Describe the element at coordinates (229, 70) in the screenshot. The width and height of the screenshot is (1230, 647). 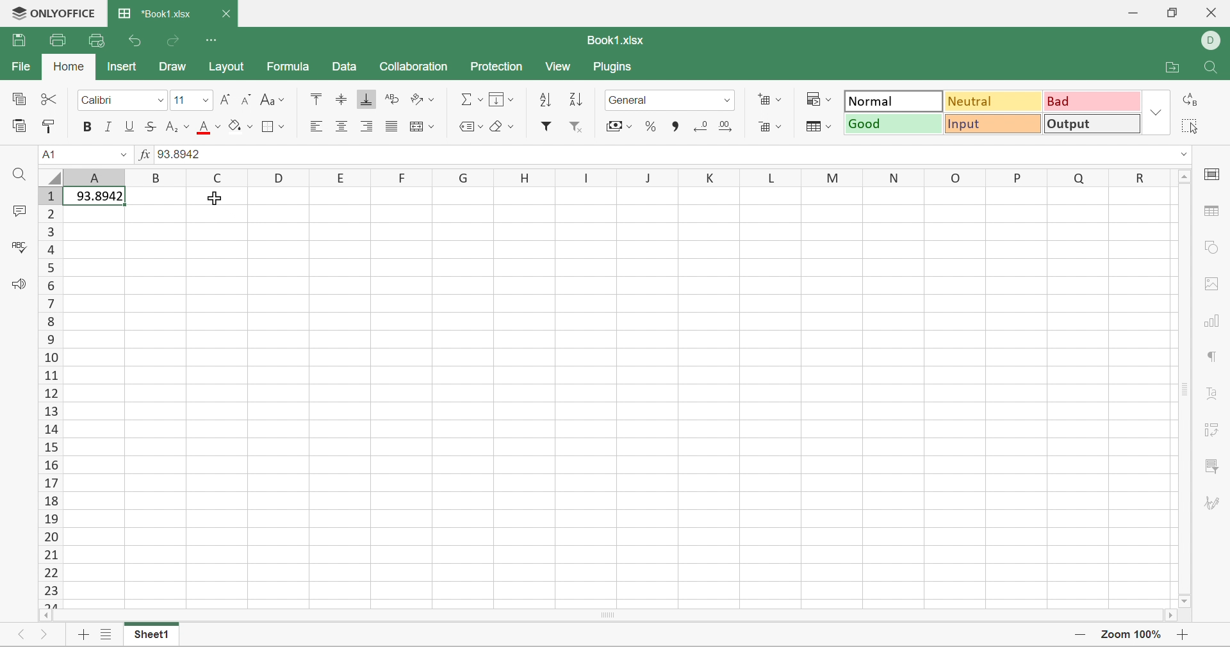
I see `Layout` at that location.